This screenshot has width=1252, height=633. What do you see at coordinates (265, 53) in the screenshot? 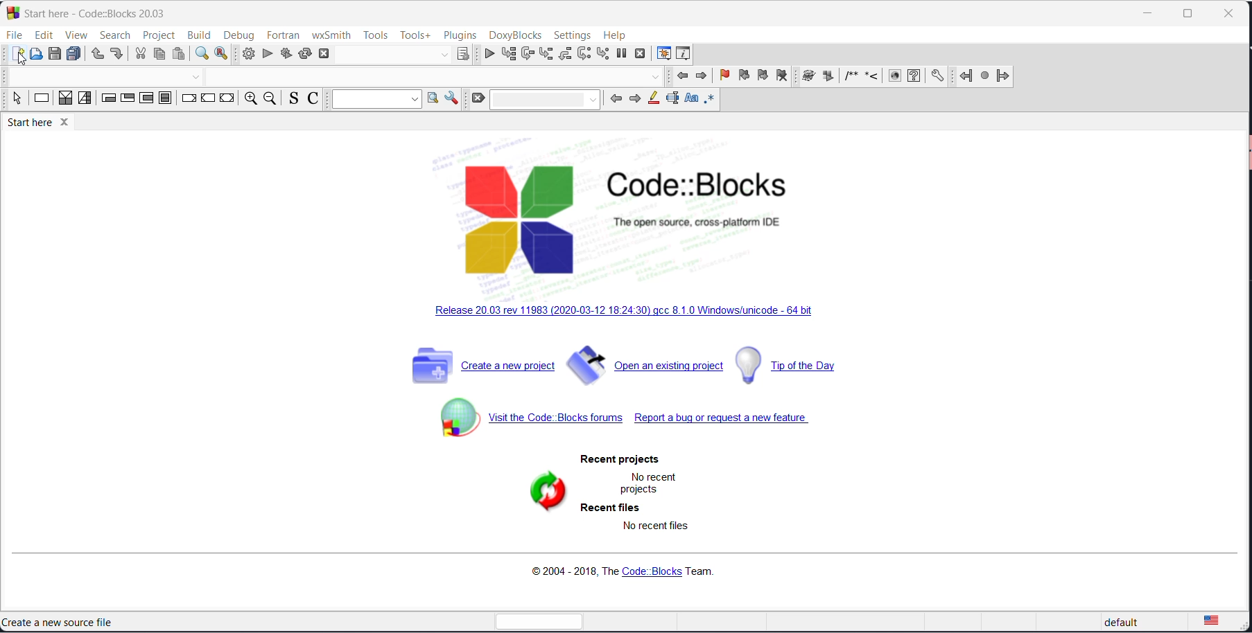
I see `run` at bounding box center [265, 53].